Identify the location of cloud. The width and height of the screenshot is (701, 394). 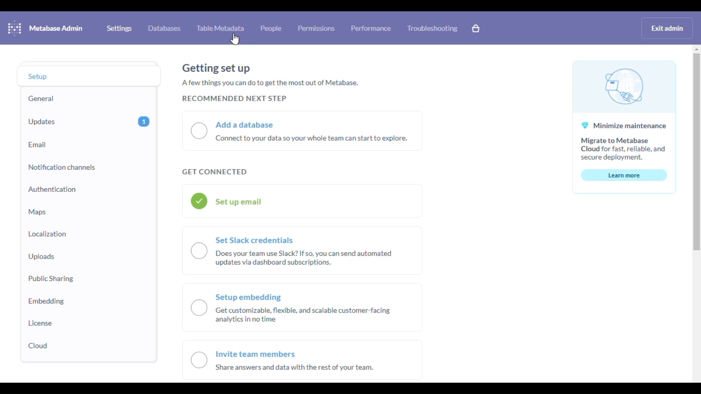
(39, 346).